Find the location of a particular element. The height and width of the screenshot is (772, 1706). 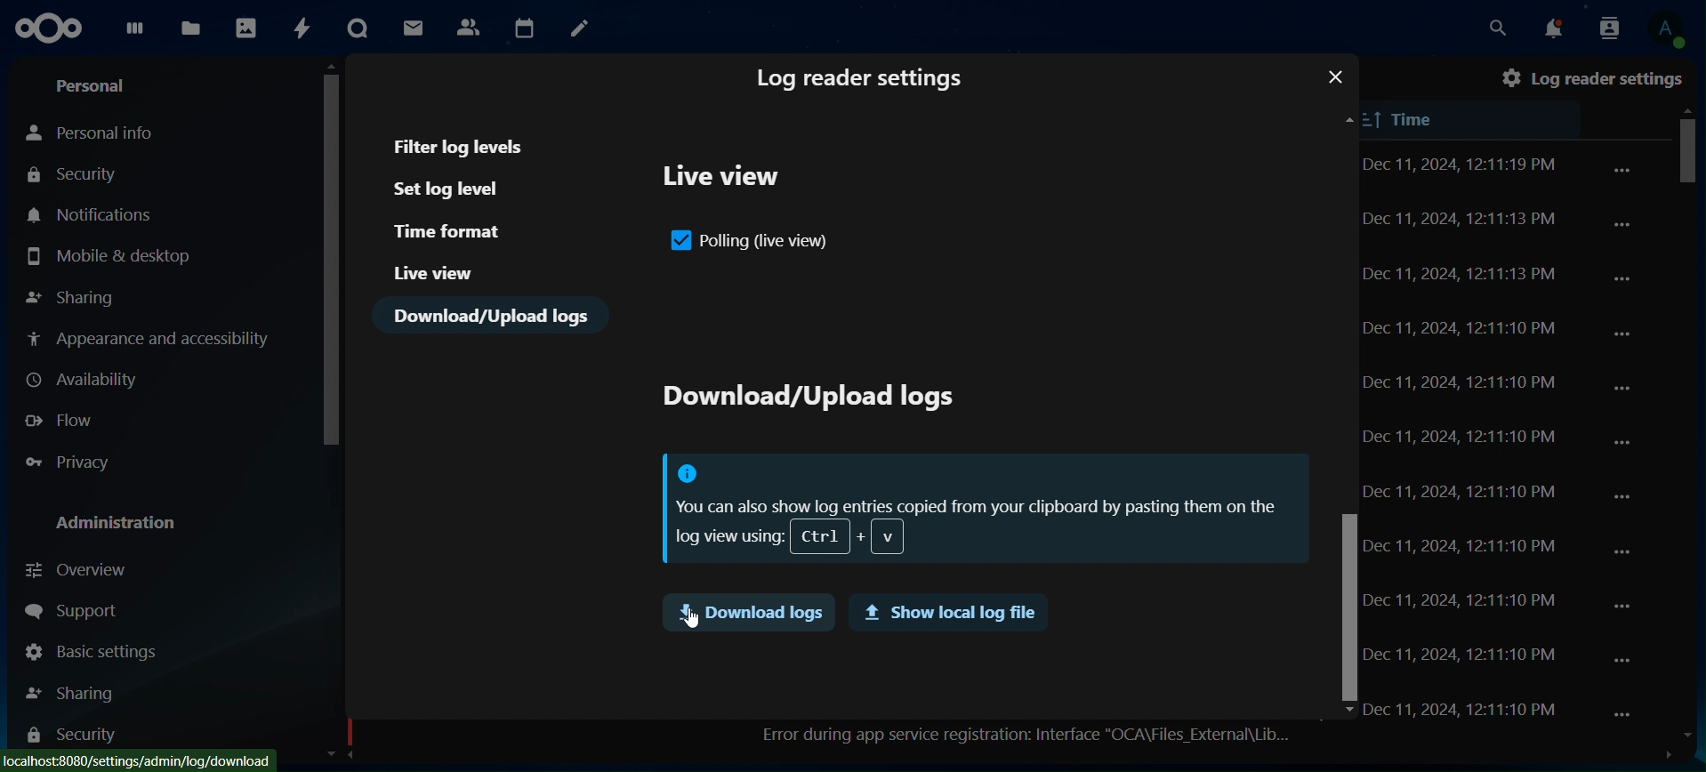

... is located at coordinates (1622, 660).